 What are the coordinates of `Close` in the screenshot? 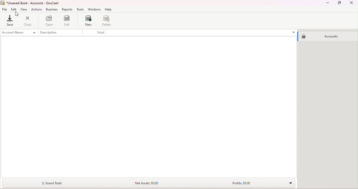 It's located at (351, 3).